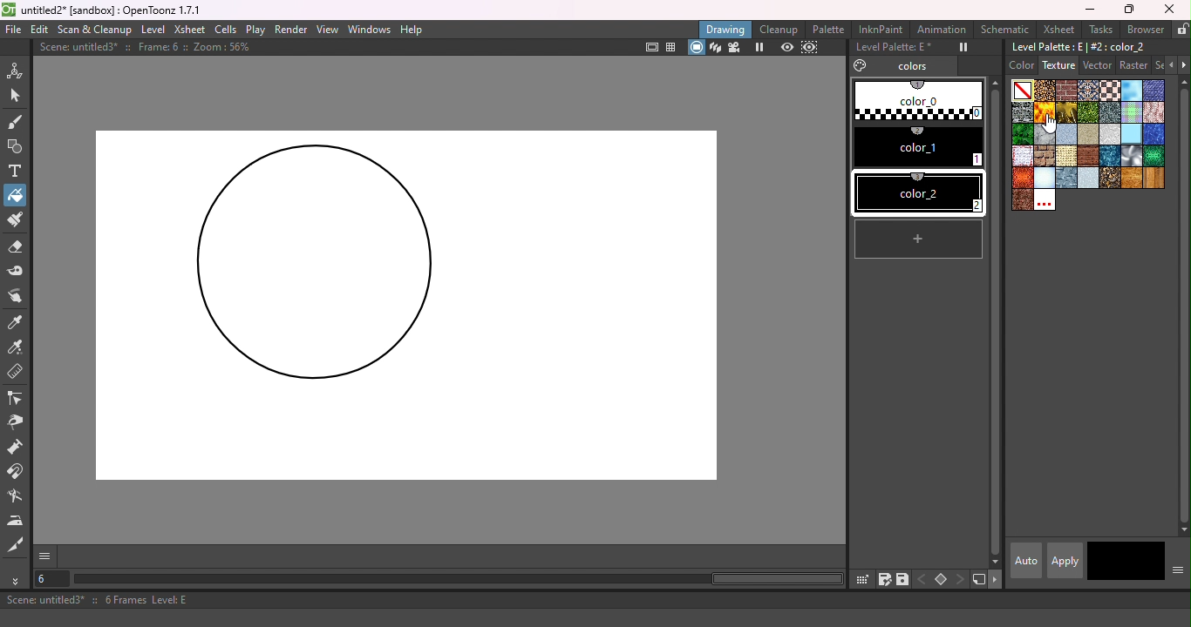 This screenshot has height=627, width=1191. I want to click on Canvas, so click(404, 304).